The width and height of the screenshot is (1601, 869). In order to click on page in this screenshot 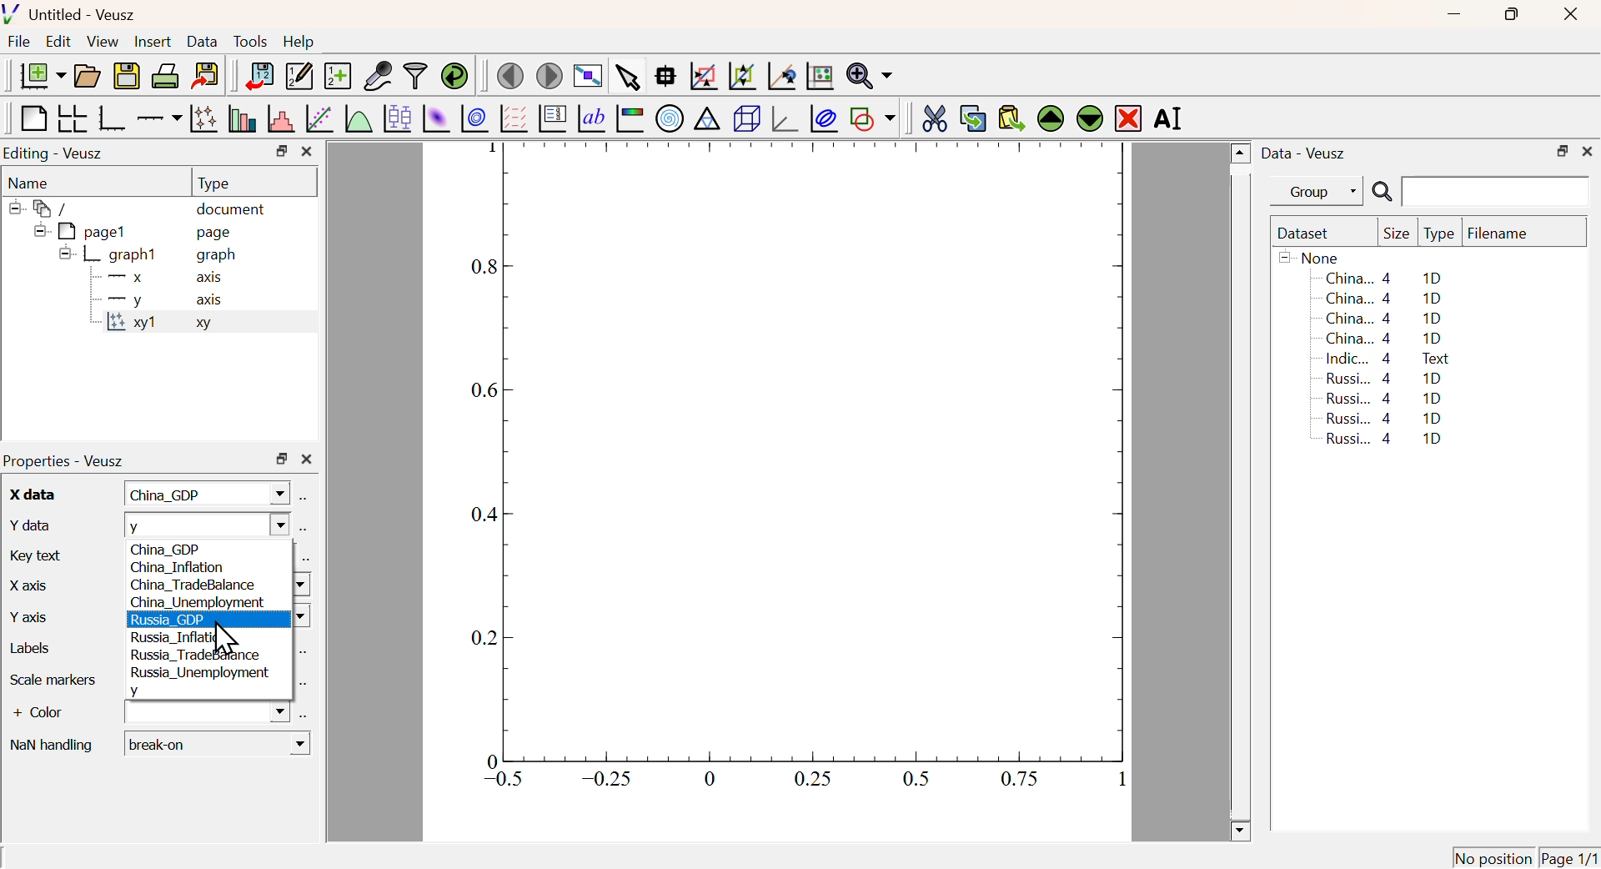, I will do `click(217, 232)`.